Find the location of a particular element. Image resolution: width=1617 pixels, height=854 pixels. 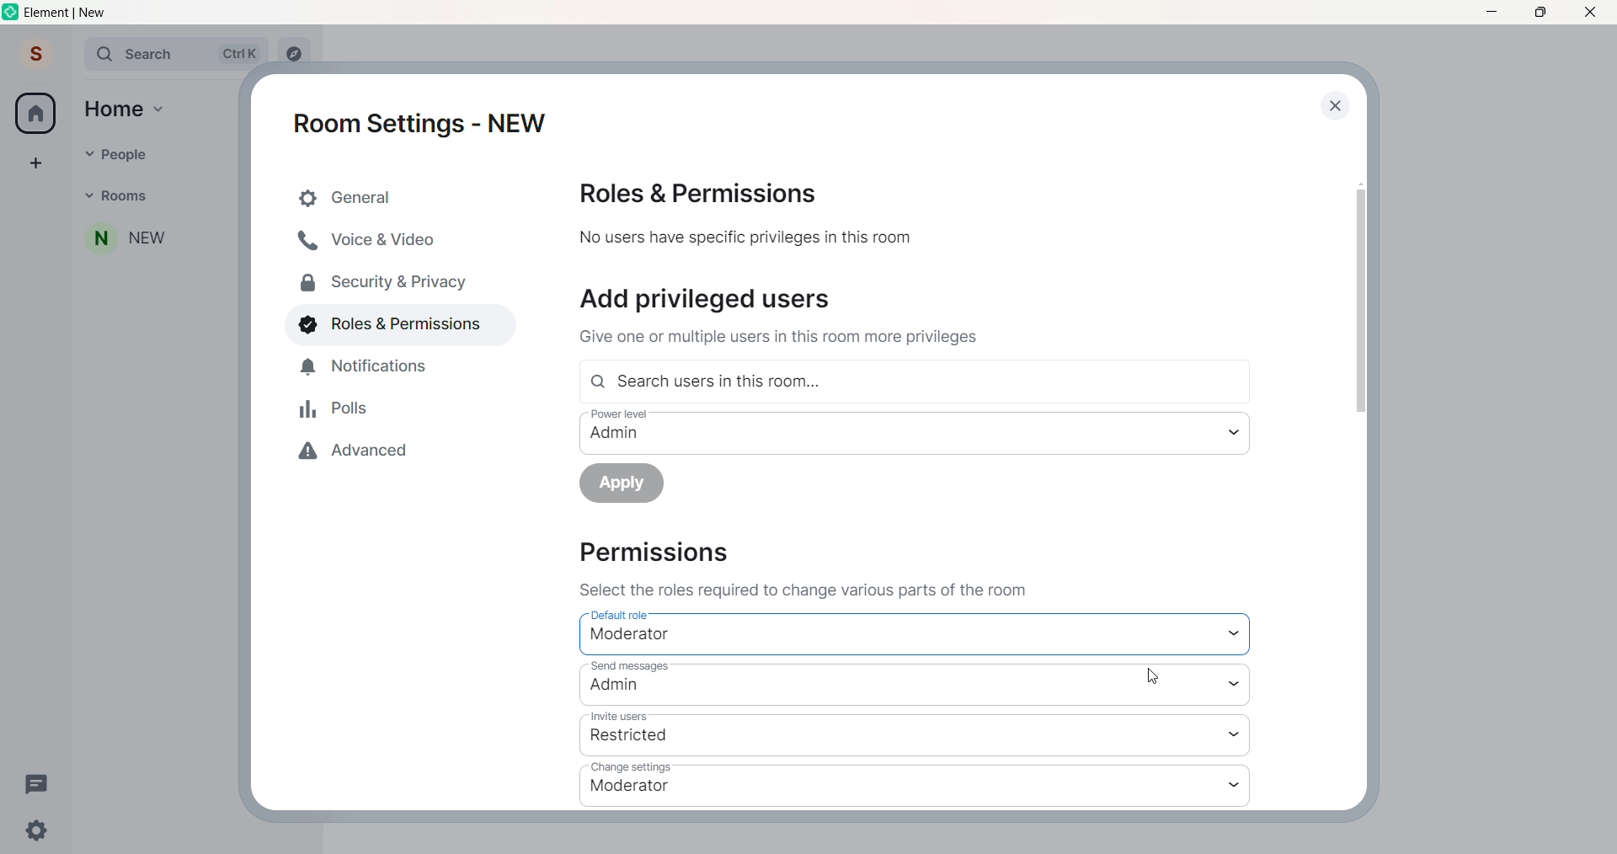

add users is located at coordinates (708, 297).